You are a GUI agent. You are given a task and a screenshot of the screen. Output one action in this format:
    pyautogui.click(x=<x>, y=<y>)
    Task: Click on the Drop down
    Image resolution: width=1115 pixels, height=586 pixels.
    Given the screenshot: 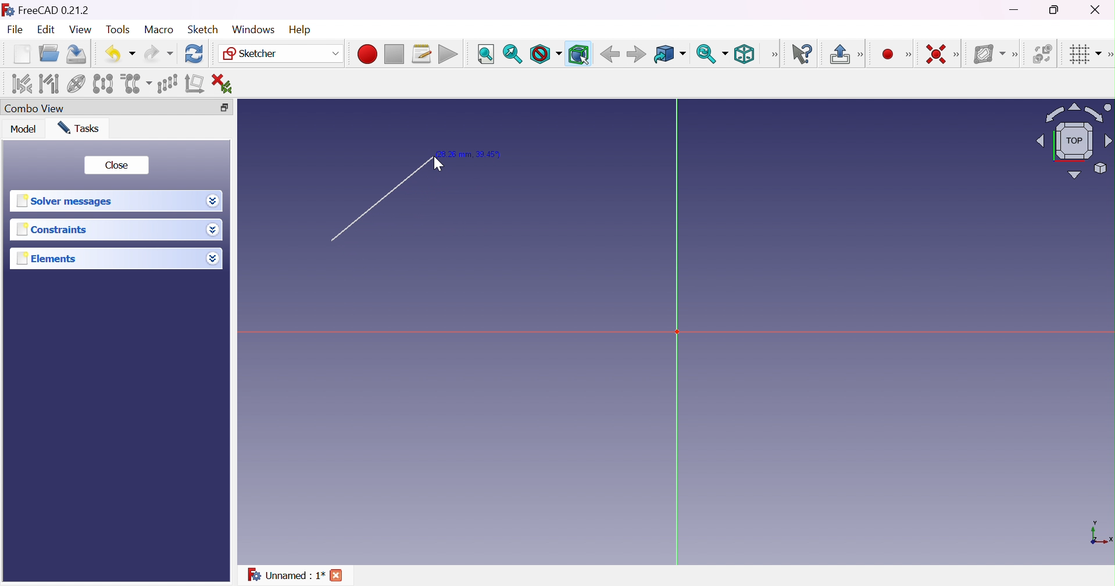 What is the action you would take?
    pyautogui.click(x=215, y=260)
    